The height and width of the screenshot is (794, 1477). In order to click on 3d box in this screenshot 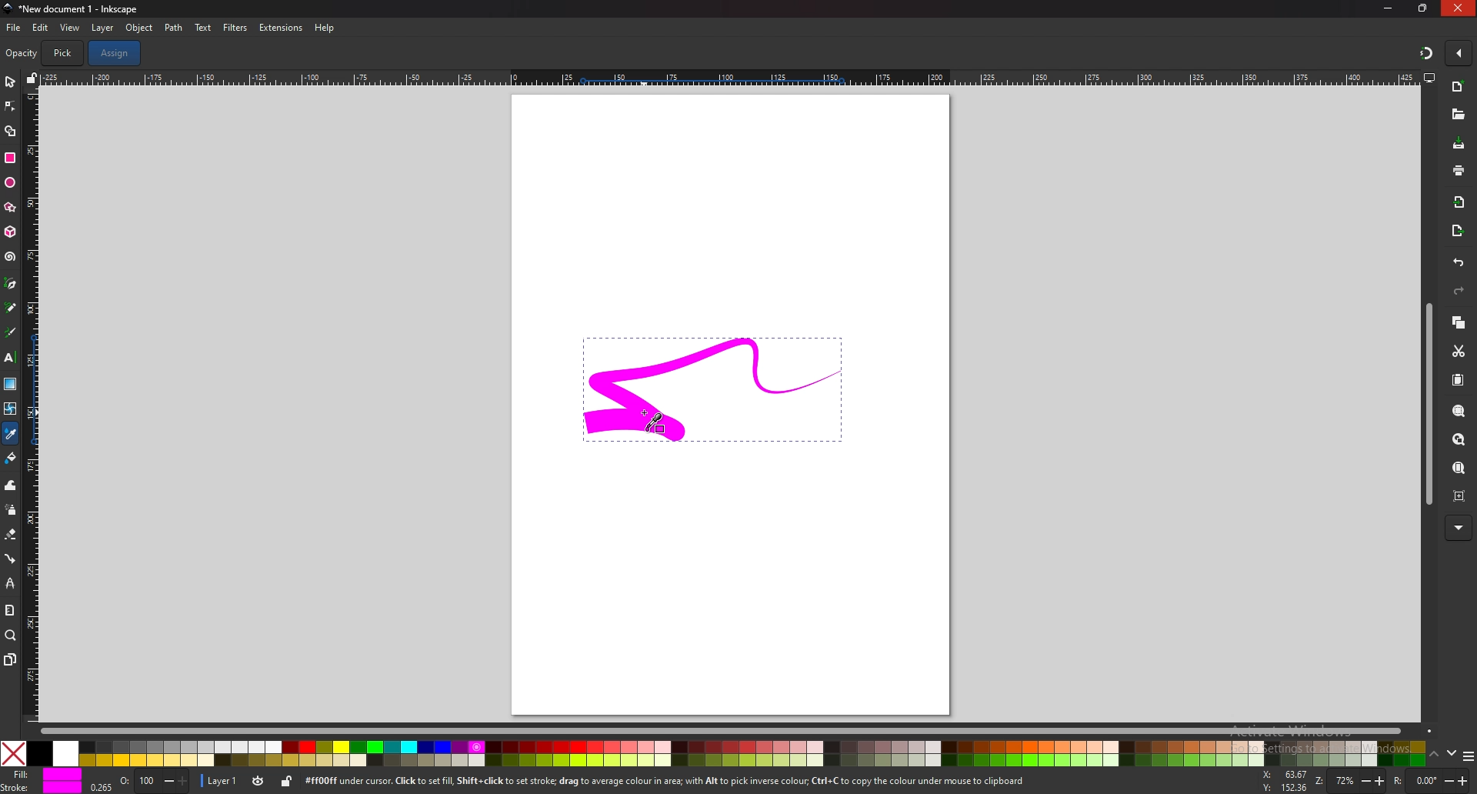, I will do `click(11, 232)`.